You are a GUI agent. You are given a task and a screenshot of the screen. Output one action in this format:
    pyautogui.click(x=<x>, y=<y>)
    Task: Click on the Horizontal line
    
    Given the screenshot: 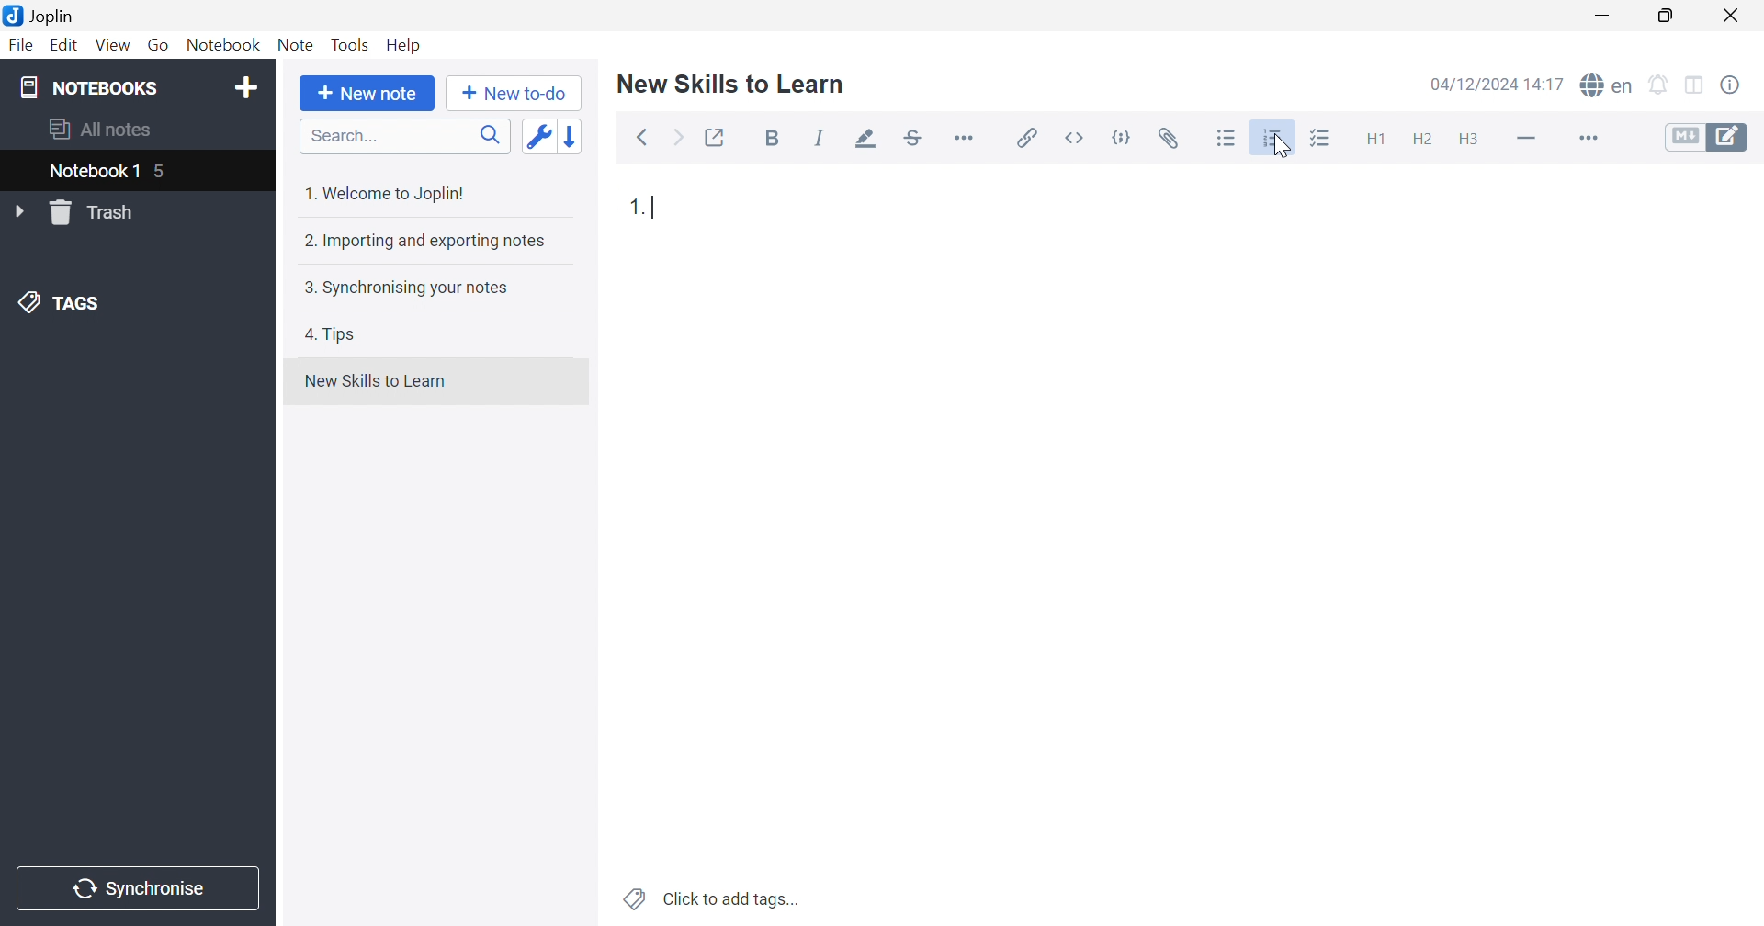 What is the action you would take?
    pyautogui.click(x=1528, y=136)
    